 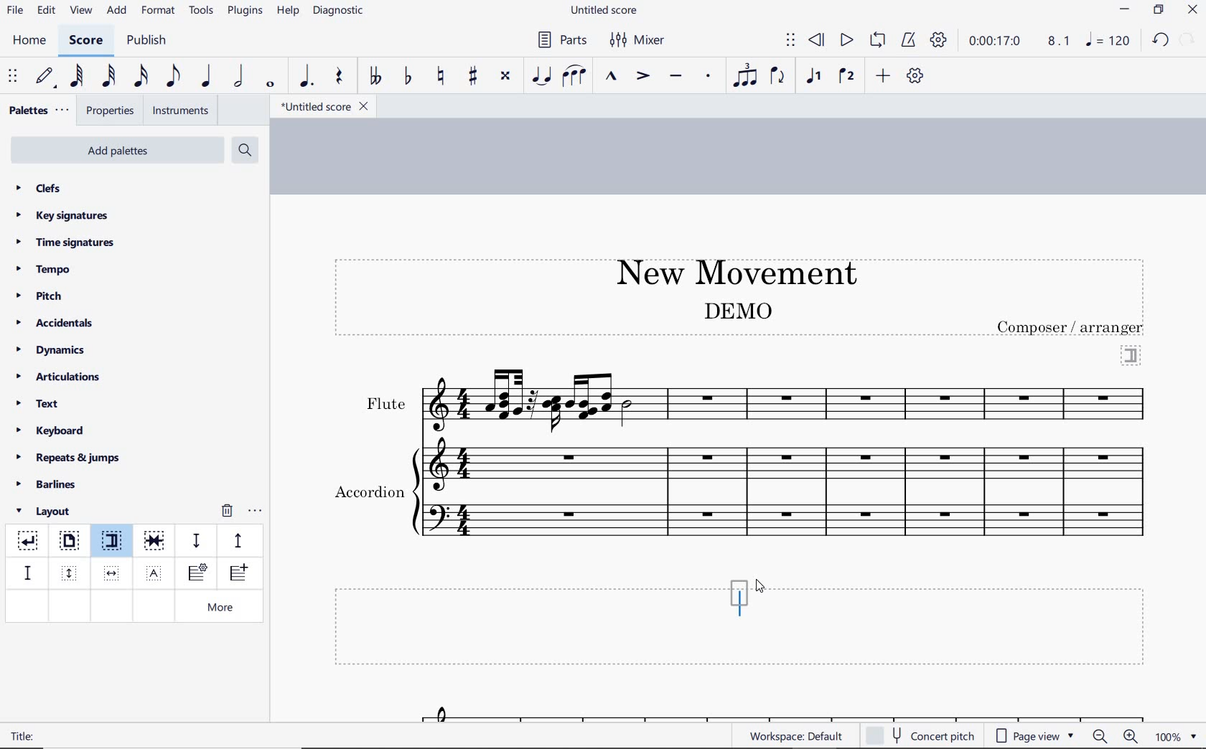 What do you see at coordinates (51, 430) in the screenshot?
I see `keyboard` at bounding box center [51, 430].